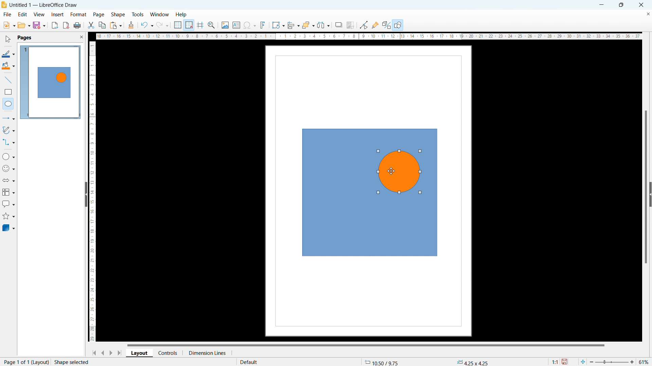 The height and width of the screenshot is (366, 652). What do you see at coordinates (146, 25) in the screenshot?
I see `undo` at bounding box center [146, 25].